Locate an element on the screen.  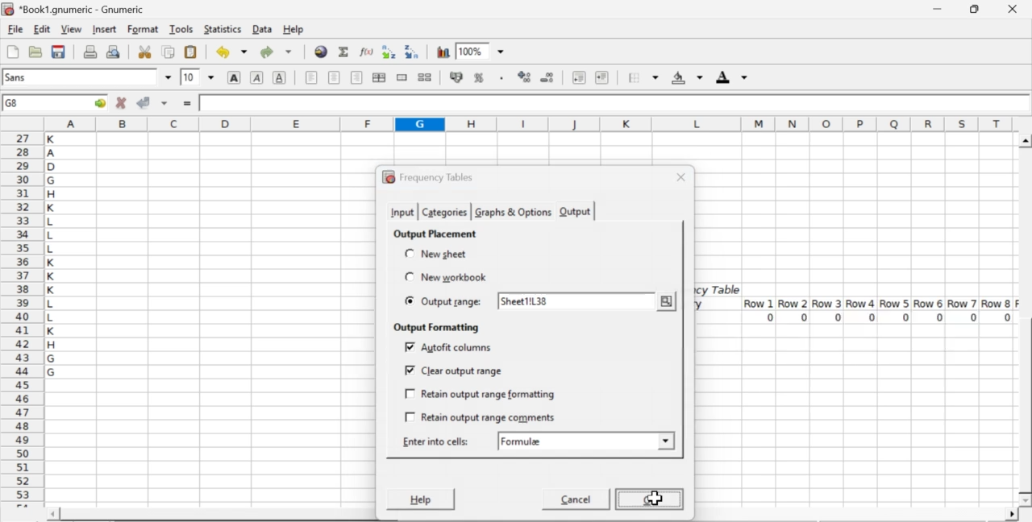
retain output range comments is located at coordinates (481, 416).